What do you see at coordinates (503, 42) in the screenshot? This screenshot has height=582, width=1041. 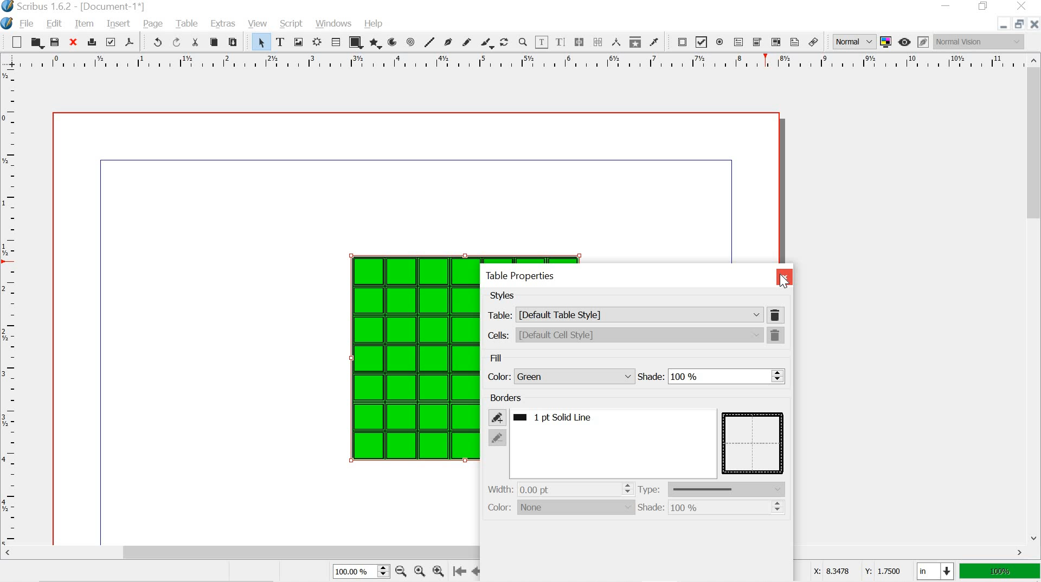 I see `rotate item` at bounding box center [503, 42].